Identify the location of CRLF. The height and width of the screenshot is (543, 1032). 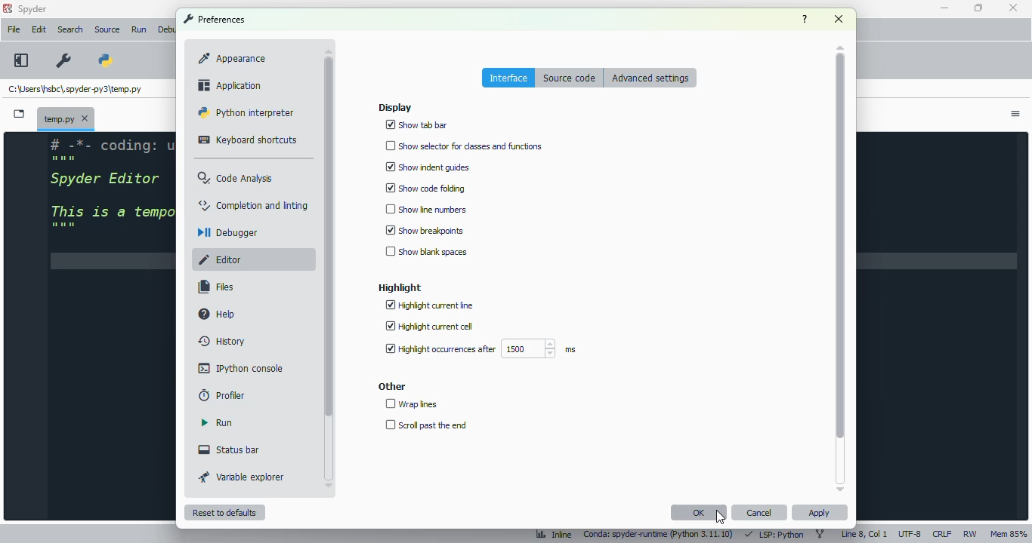
(943, 533).